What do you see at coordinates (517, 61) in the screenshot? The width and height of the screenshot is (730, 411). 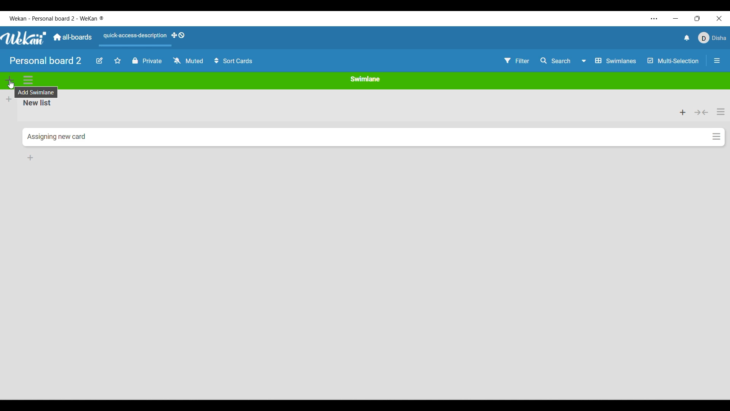 I see `Filter` at bounding box center [517, 61].